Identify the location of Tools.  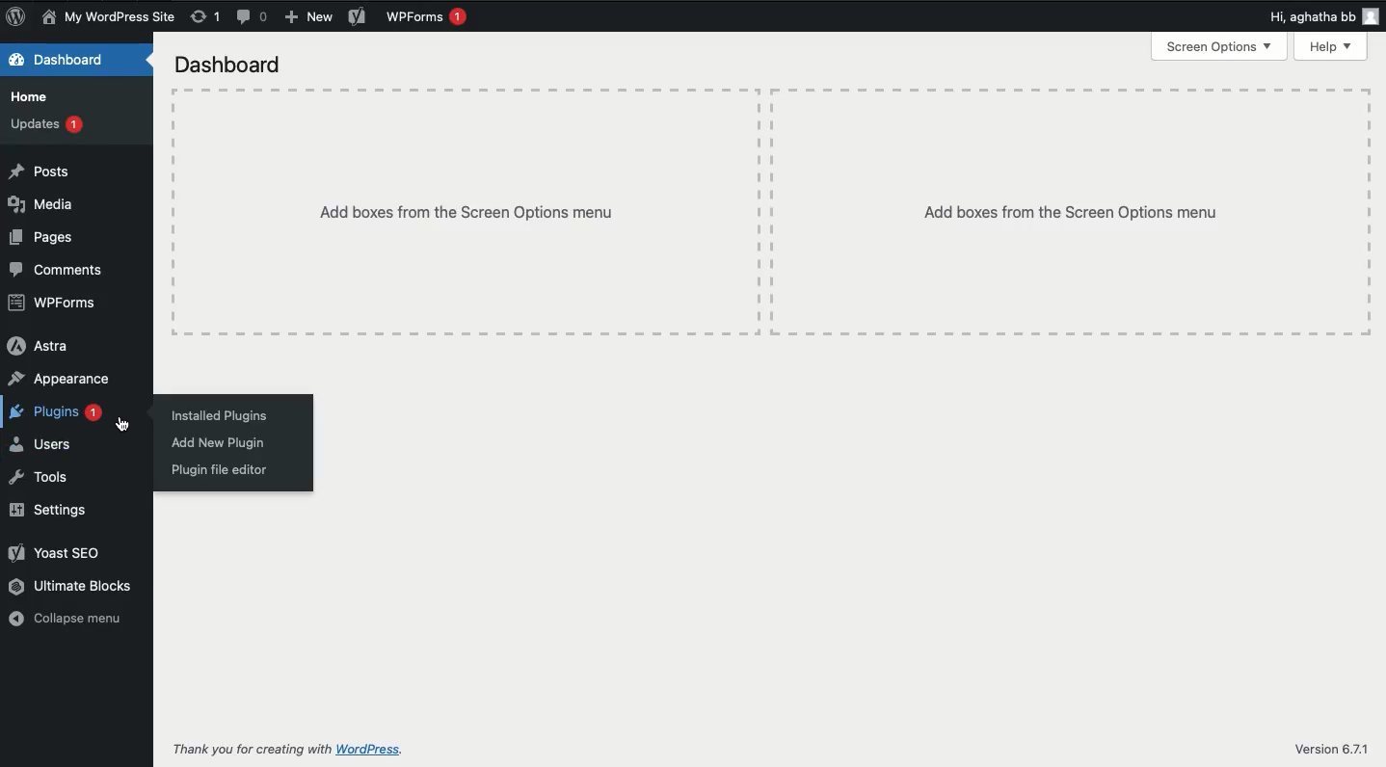
(44, 478).